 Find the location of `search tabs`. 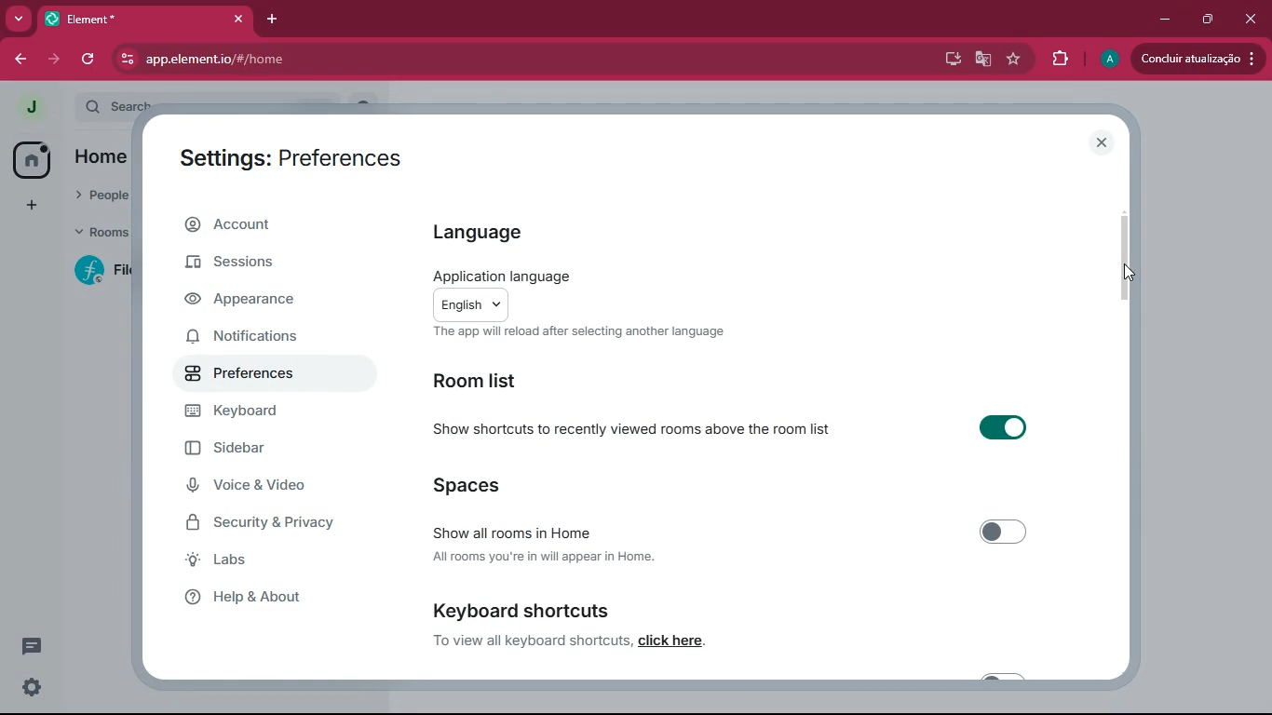

search tabs is located at coordinates (19, 20).